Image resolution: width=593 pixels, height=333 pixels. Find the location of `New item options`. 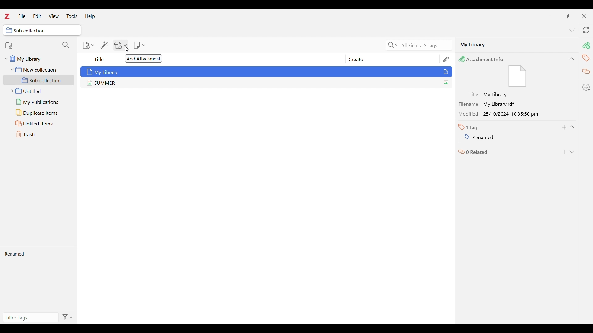

New item options is located at coordinates (88, 45).